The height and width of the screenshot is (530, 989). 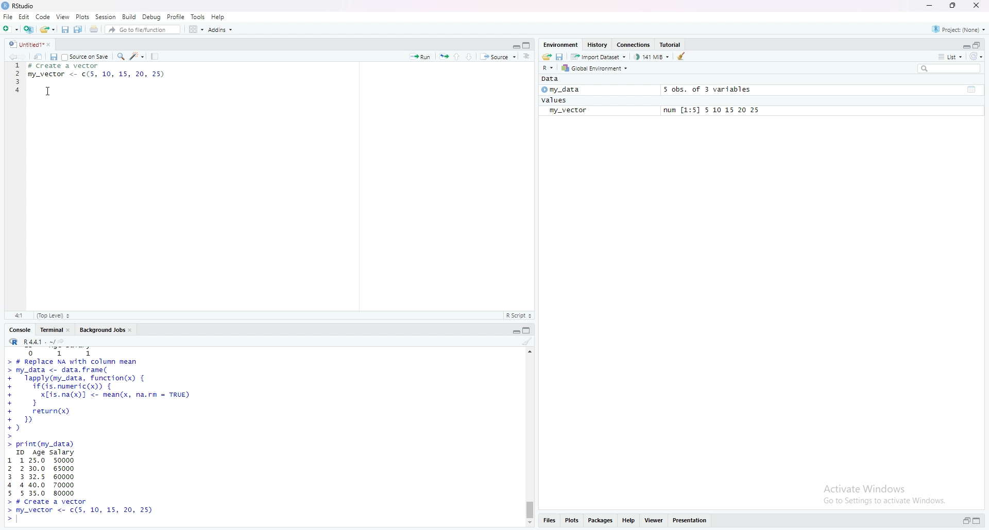 What do you see at coordinates (54, 316) in the screenshot?
I see `top level` at bounding box center [54, 316].